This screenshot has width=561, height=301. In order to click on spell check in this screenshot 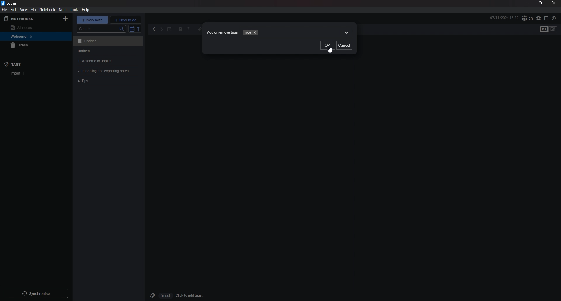, I will do `click(538, 18)`.